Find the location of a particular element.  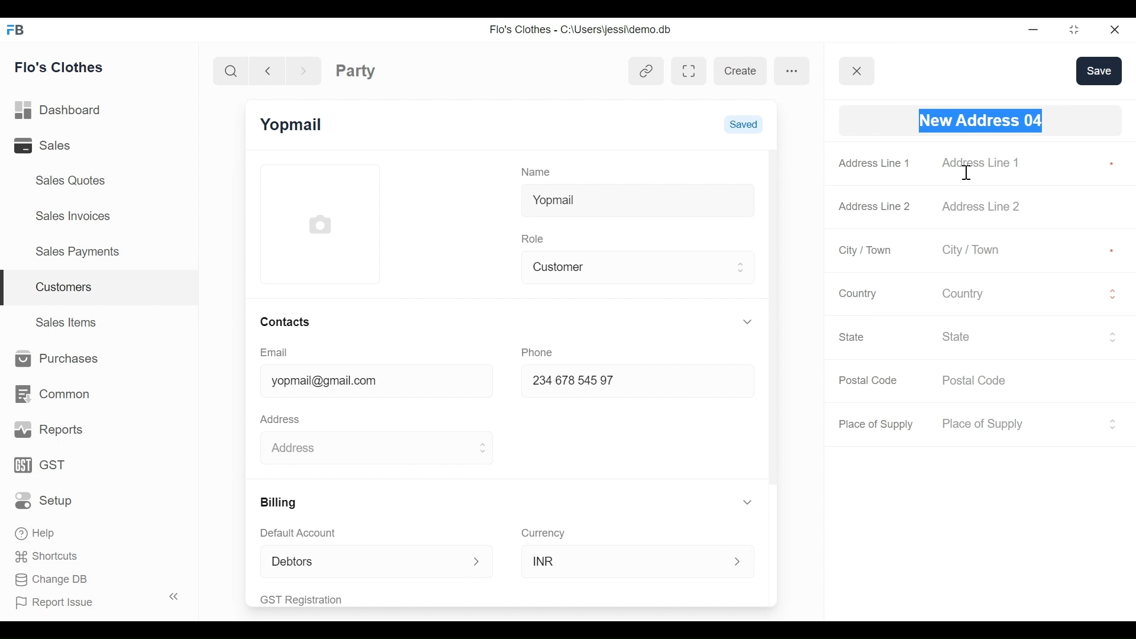

Expand is located at coordinates (747, 321).